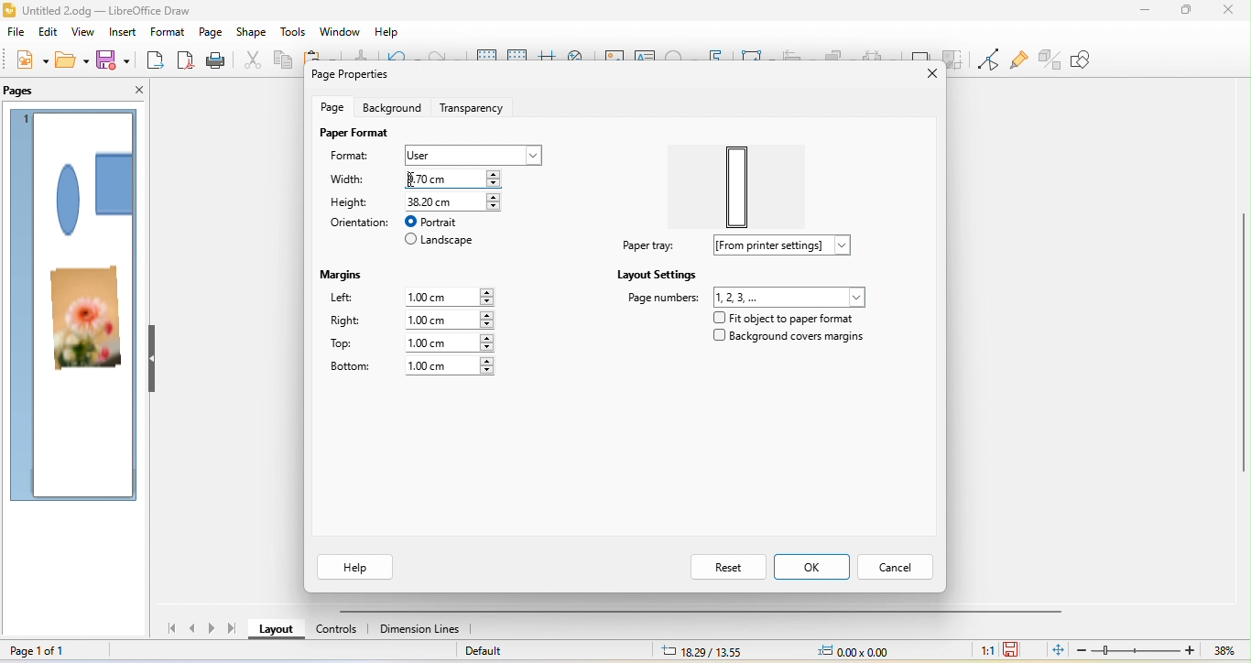  Describe the element at coordinates (335, 107) in the screenshot. I see `page` at that location.